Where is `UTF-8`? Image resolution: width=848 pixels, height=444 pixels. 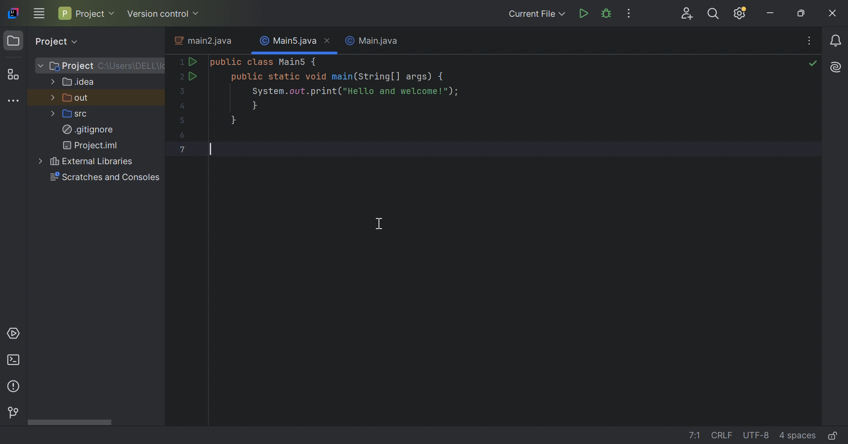 UTF-8 is located at coordinates (758, 436).